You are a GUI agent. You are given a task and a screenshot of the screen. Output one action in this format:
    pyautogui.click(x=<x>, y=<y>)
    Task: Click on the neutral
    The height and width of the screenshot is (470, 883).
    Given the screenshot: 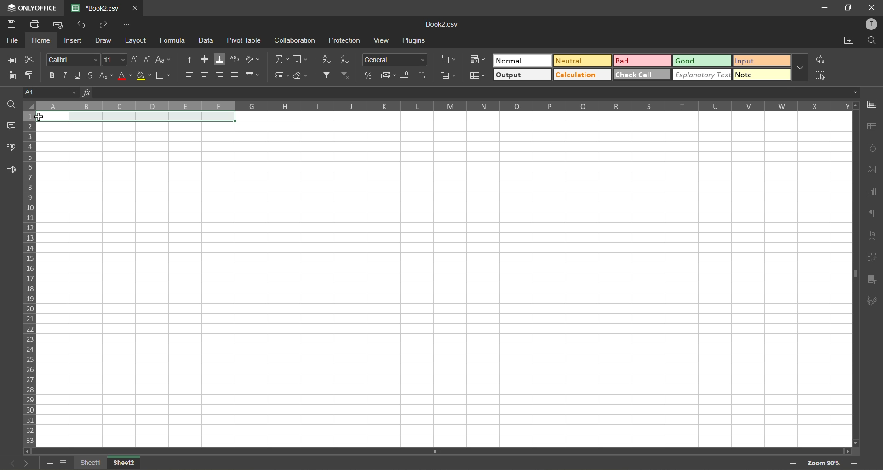 What is the action you would take?
    pyautogui.click(x=580, y=60)
    